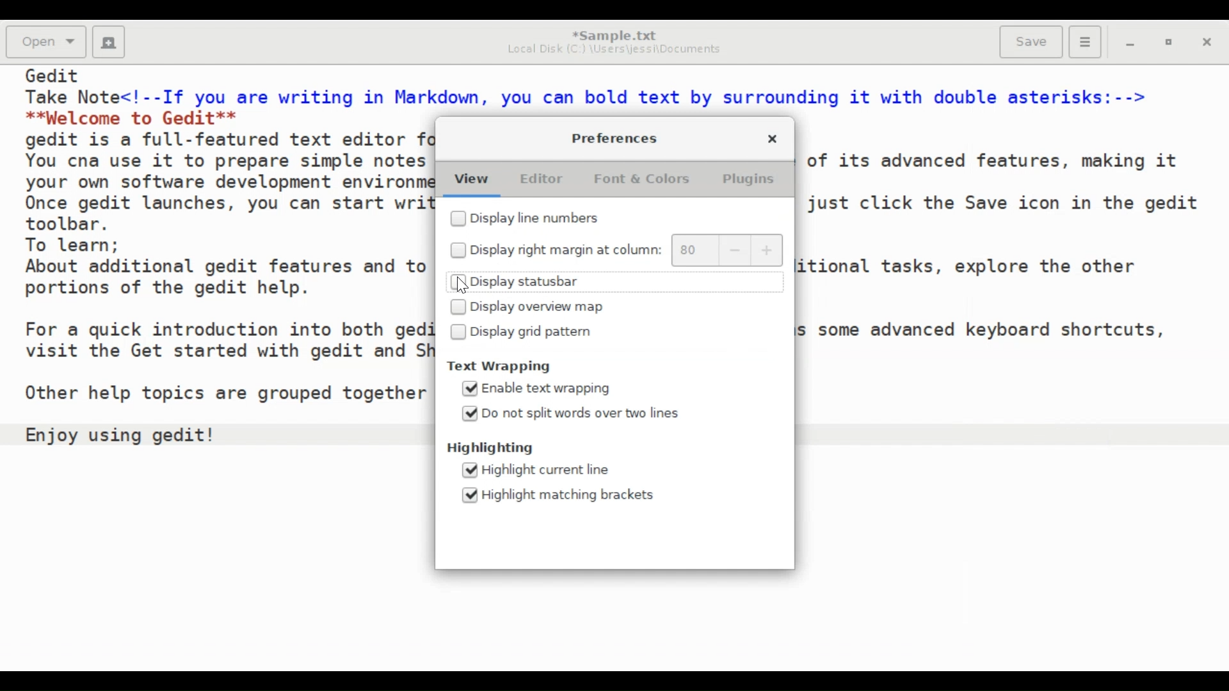  Describe the element at coordinates (835, 658) in the screenshot. I see `Highlight Mode: Markdown` at that location.